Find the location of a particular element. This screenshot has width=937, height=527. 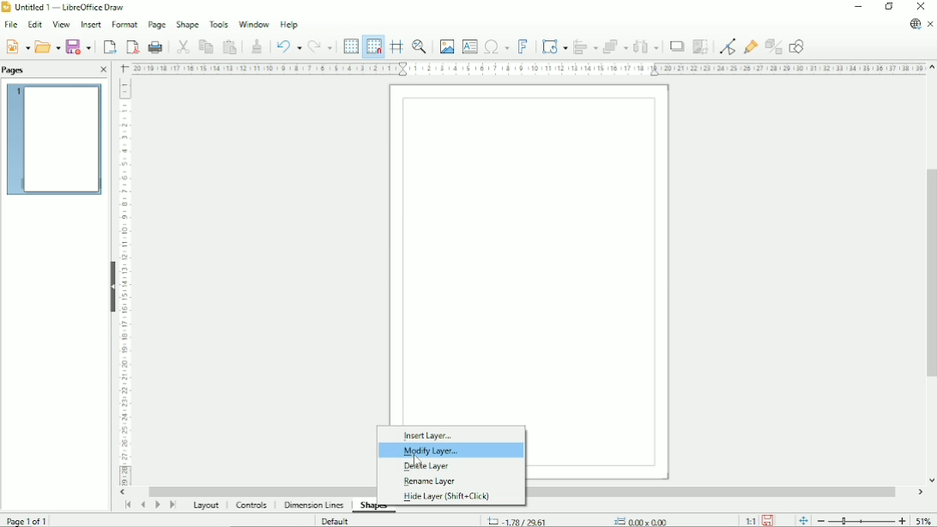

Horizontal scroll button is located at coordinates (122, 493).